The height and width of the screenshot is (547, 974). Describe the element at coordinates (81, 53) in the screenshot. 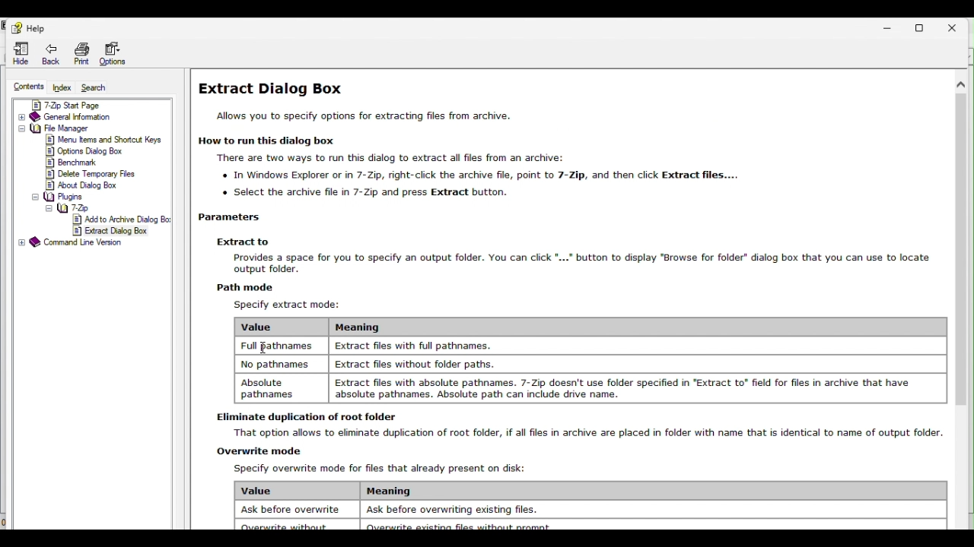

I see `print` at that location.